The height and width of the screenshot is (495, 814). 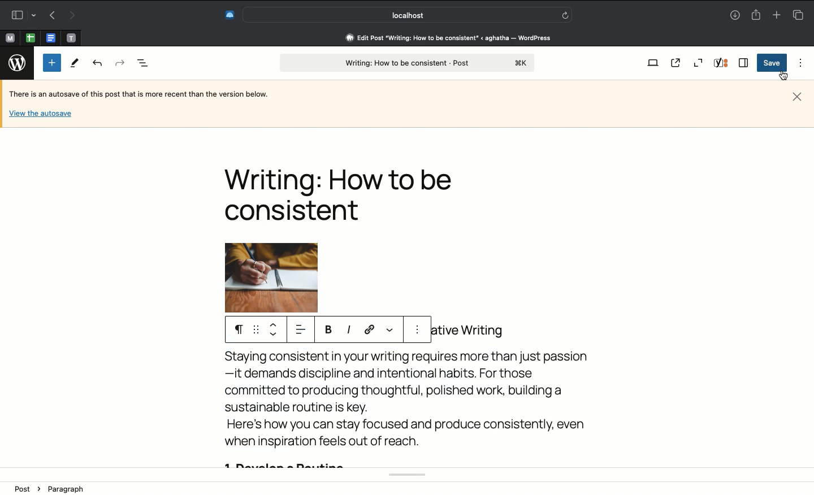 I want to click on Tools, so click(x=75, y=64).